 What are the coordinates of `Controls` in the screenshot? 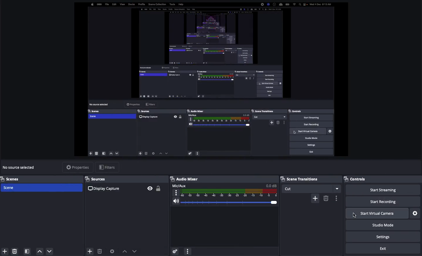 It's located at (358, 178).